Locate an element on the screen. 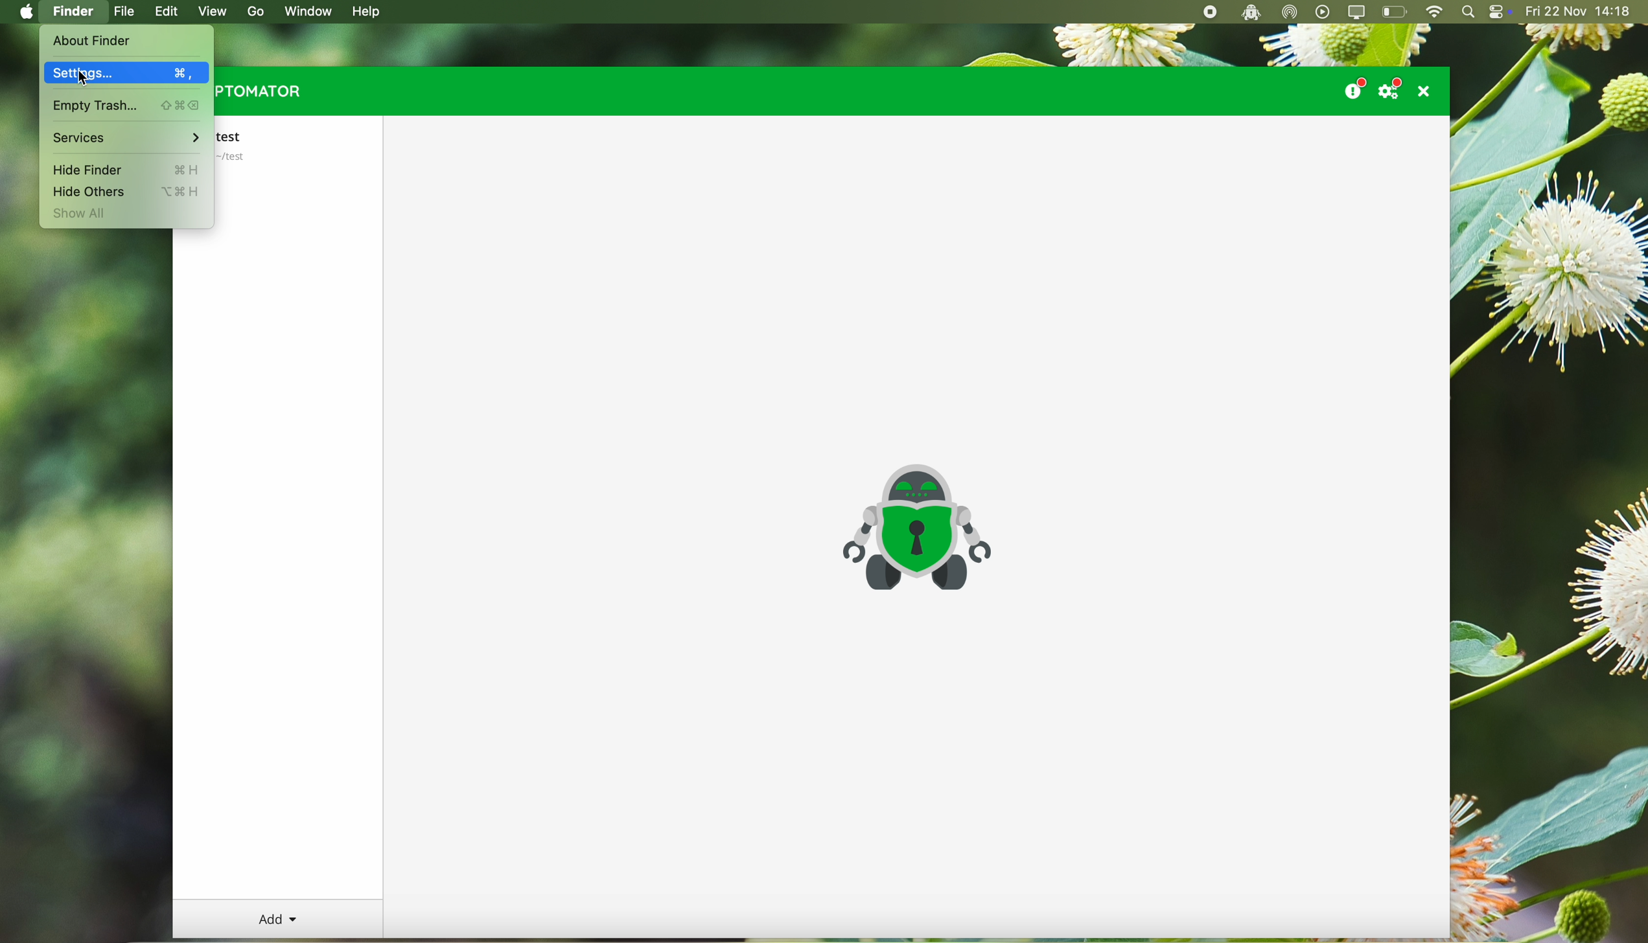 Image resolution: width=1648 pixels, height=943 pixels. Apple icon is located at coordinates (23, 12).